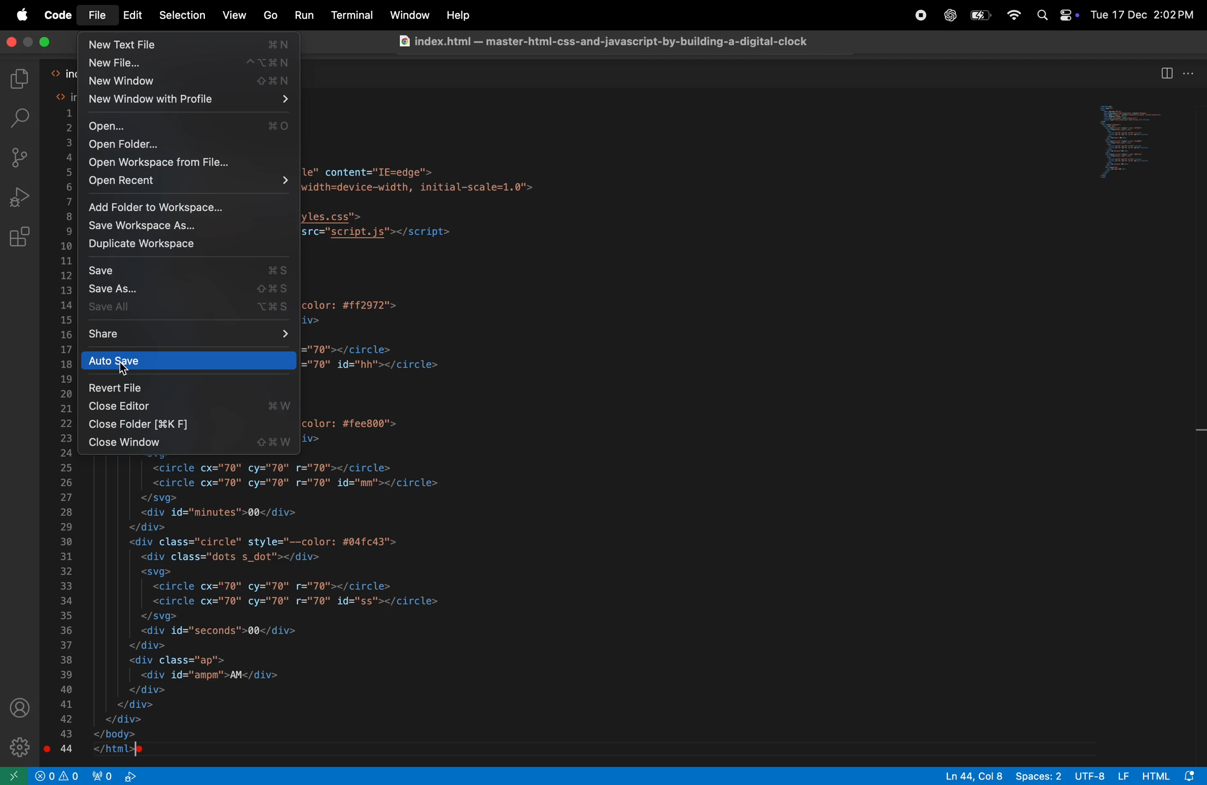 This screenshot has height=785, width=1207. I want to click on new file, so click(190, 65).